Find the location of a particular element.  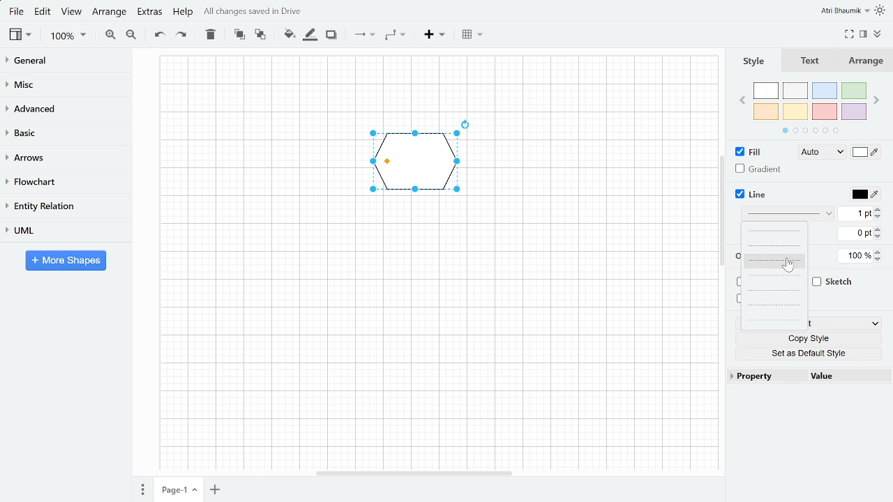

Collapse is located at coordinates (880, 33).